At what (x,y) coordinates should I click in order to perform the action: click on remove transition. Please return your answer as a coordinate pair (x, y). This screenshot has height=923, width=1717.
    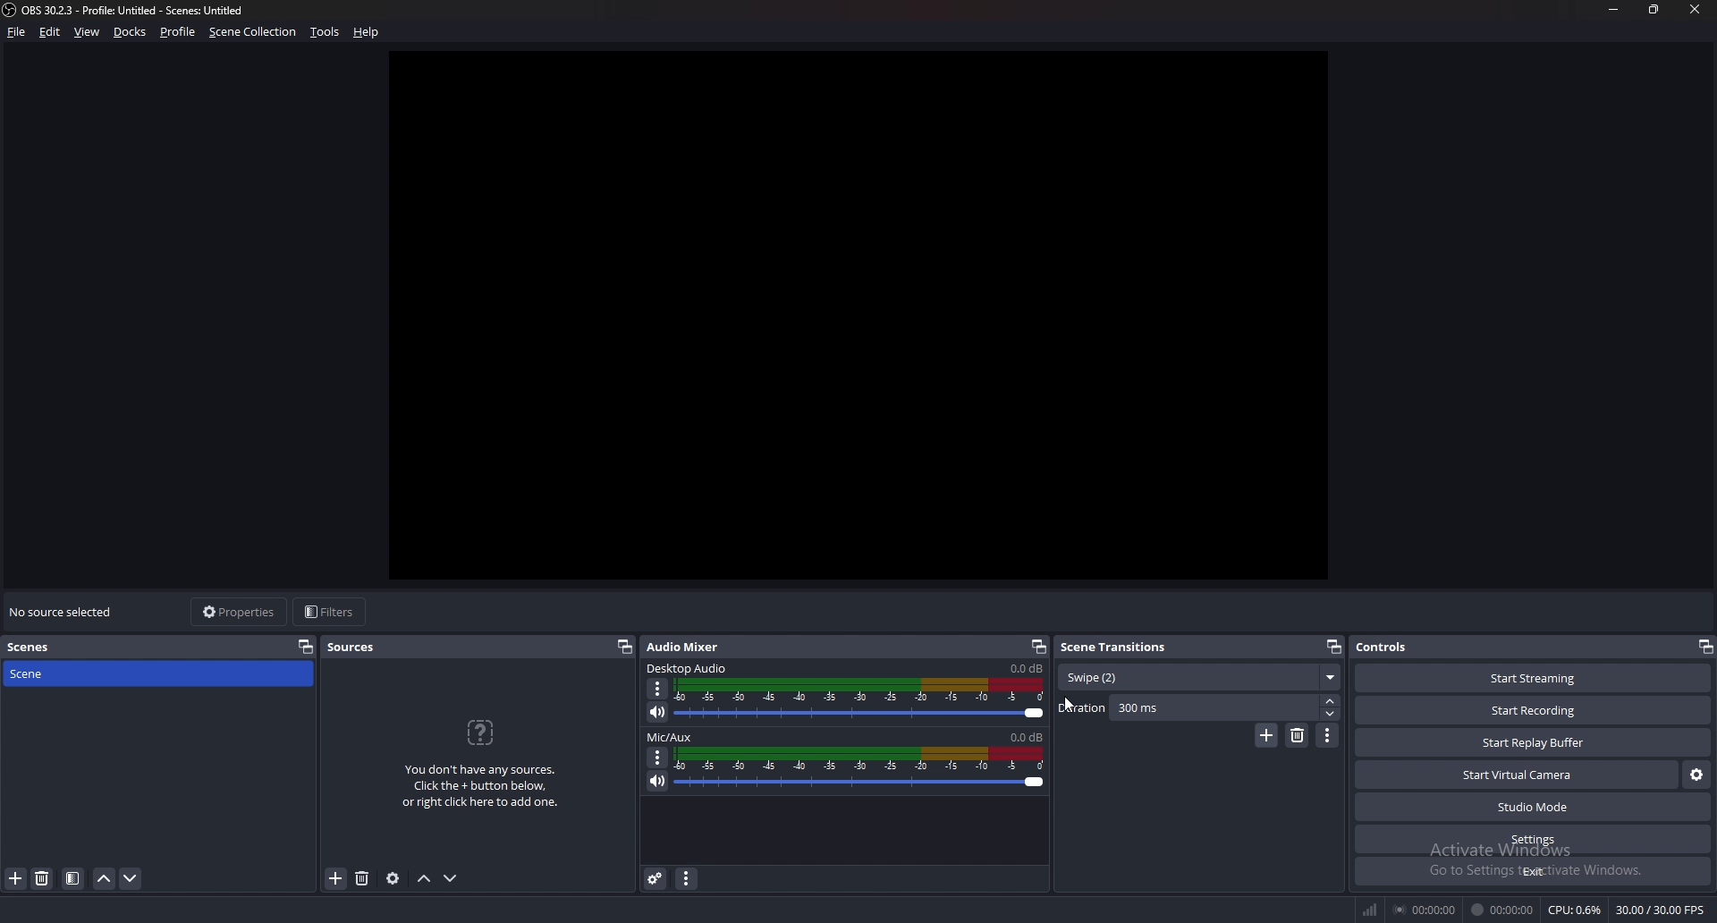
    Looking at the image, I should click on (1298, 735).